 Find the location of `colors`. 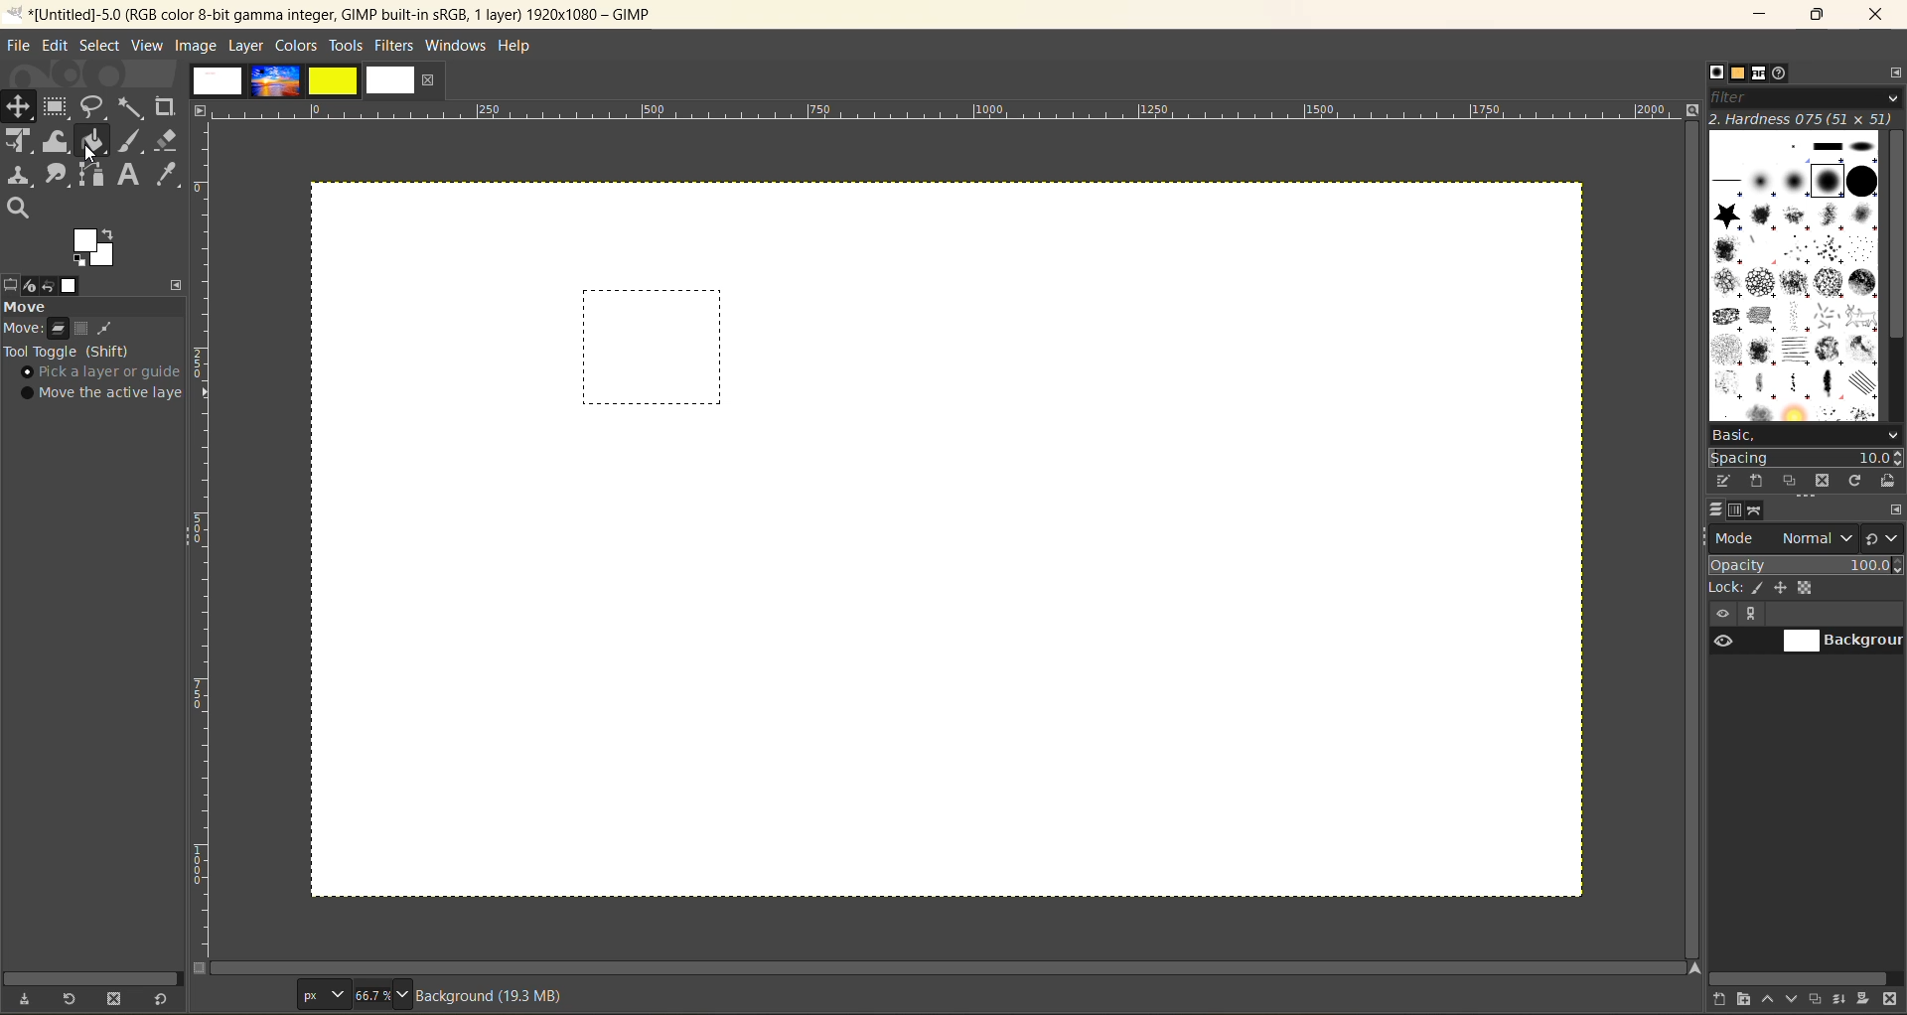

colors is located at coordinates (299, 47).